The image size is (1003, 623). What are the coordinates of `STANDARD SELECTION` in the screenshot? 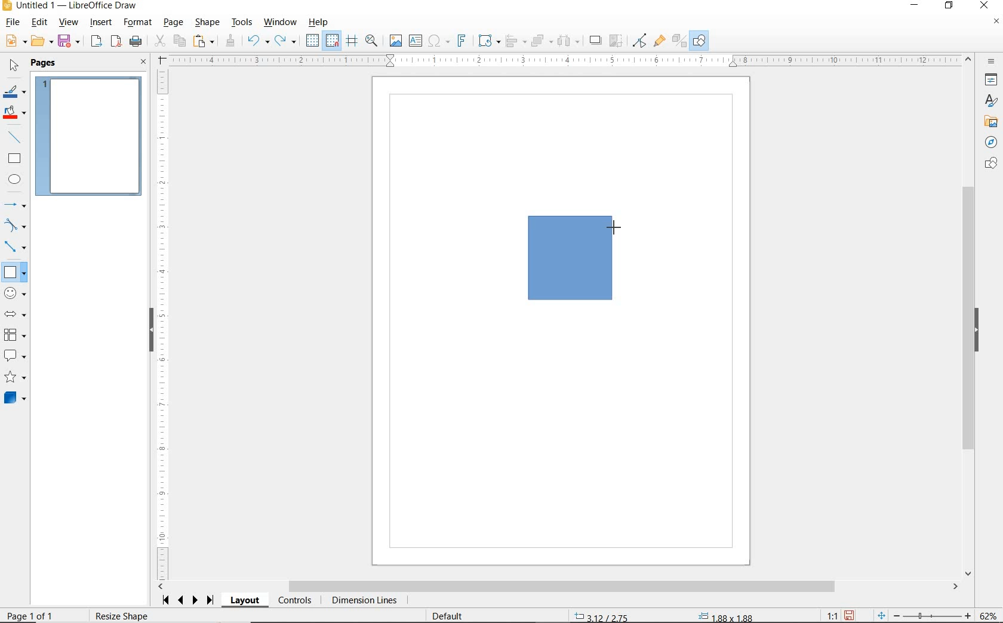 It's located at (665, 614).